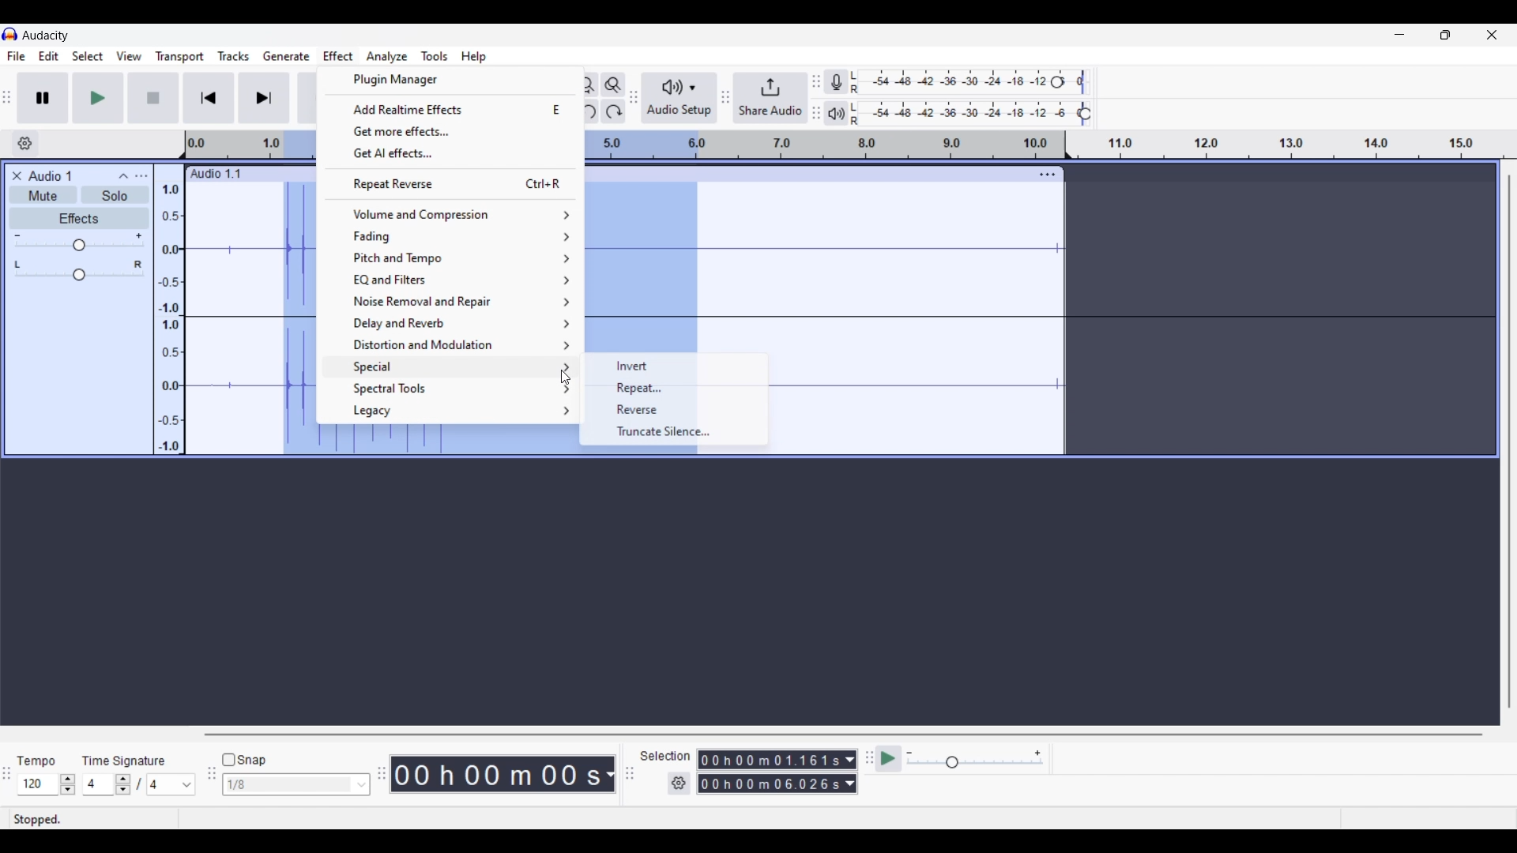 The image size is (1517, 853). Describe the element at coordinates (975, 764) in the screenshot. I see `Slider to change playback speed` at that location.